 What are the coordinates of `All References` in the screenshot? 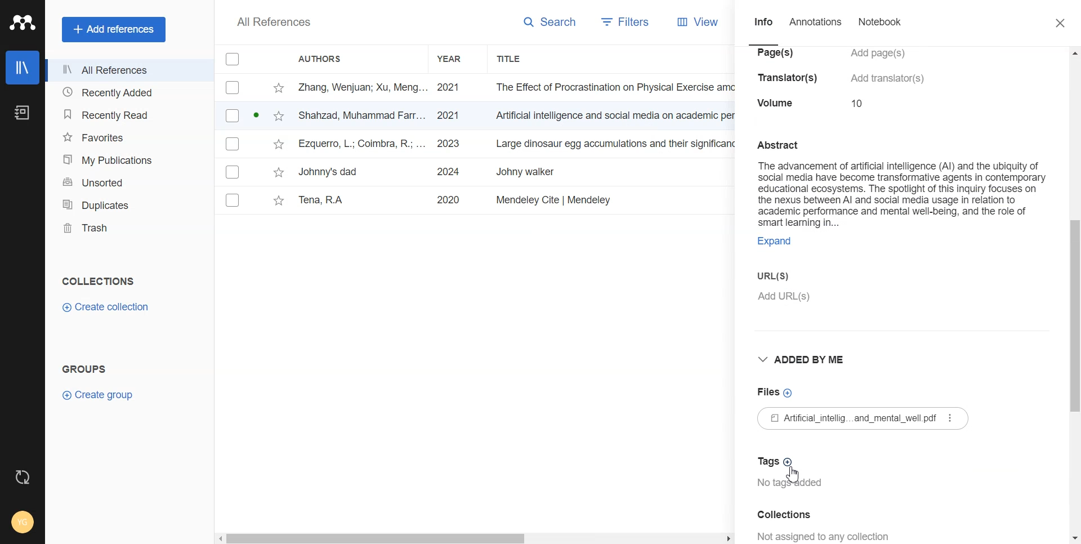 It's located at (127, 71).